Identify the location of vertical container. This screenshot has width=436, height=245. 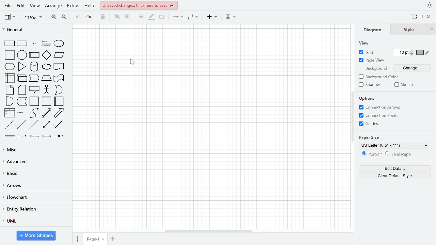
(47, 101).